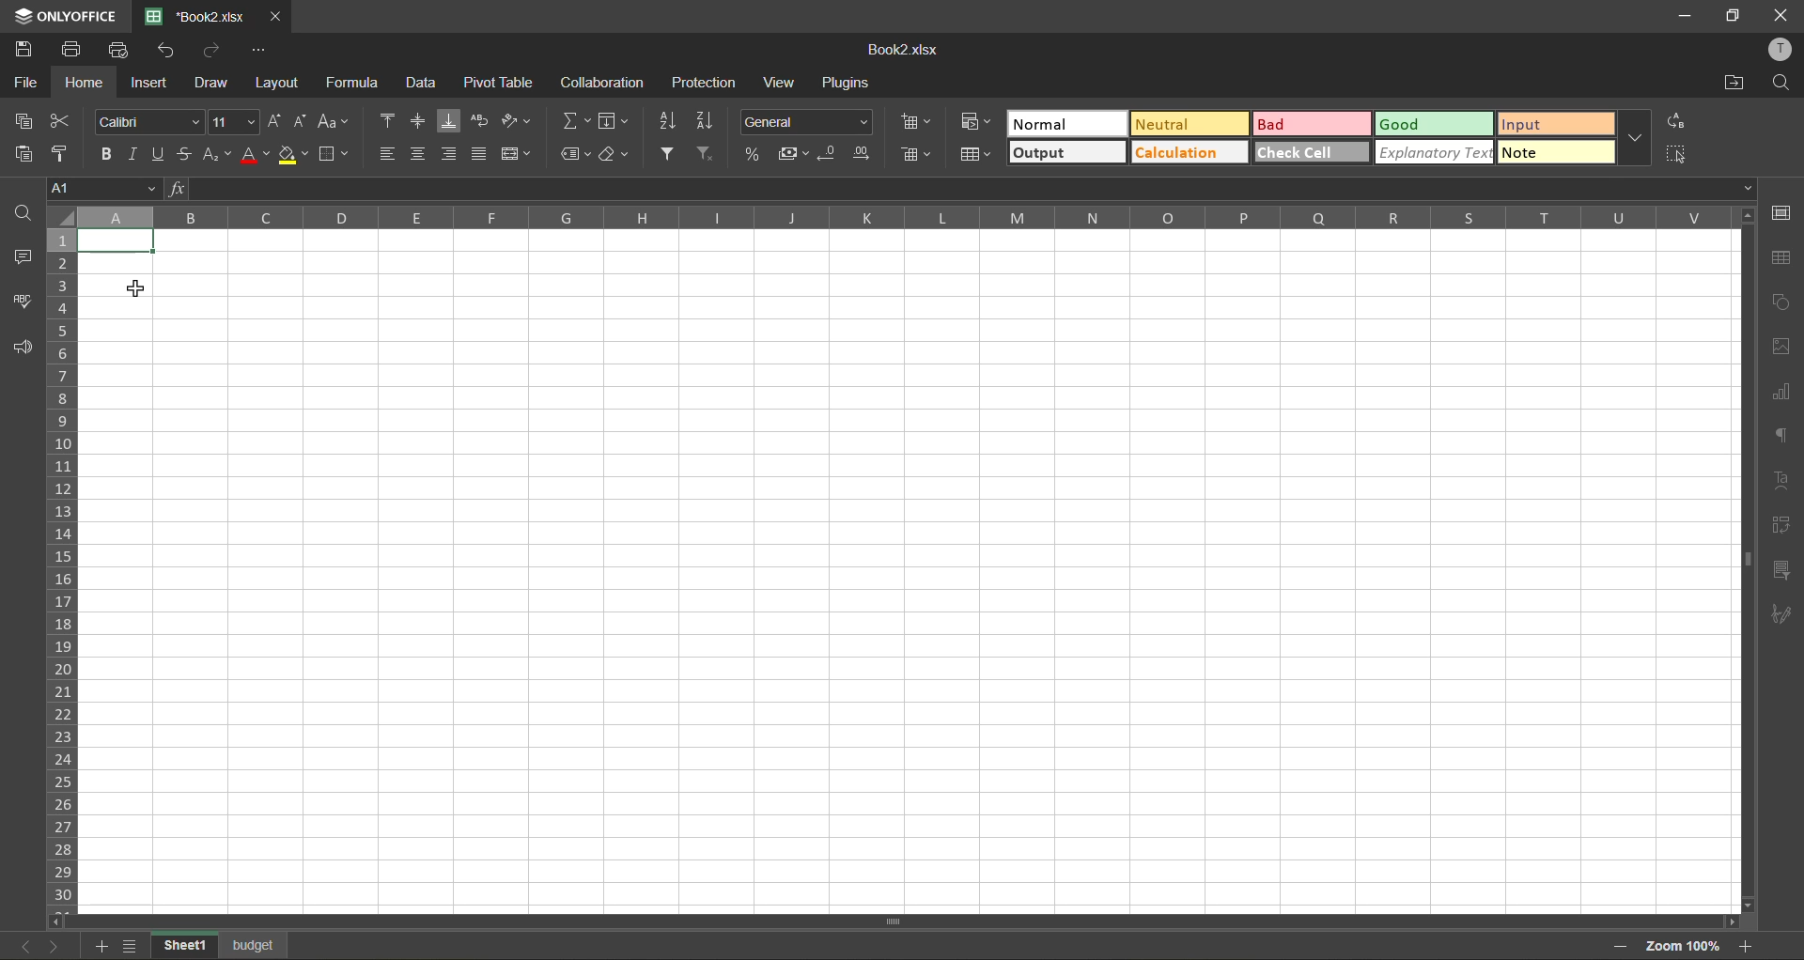 The image size is (1804, 960). I want to click on align center, so click(418, 154).